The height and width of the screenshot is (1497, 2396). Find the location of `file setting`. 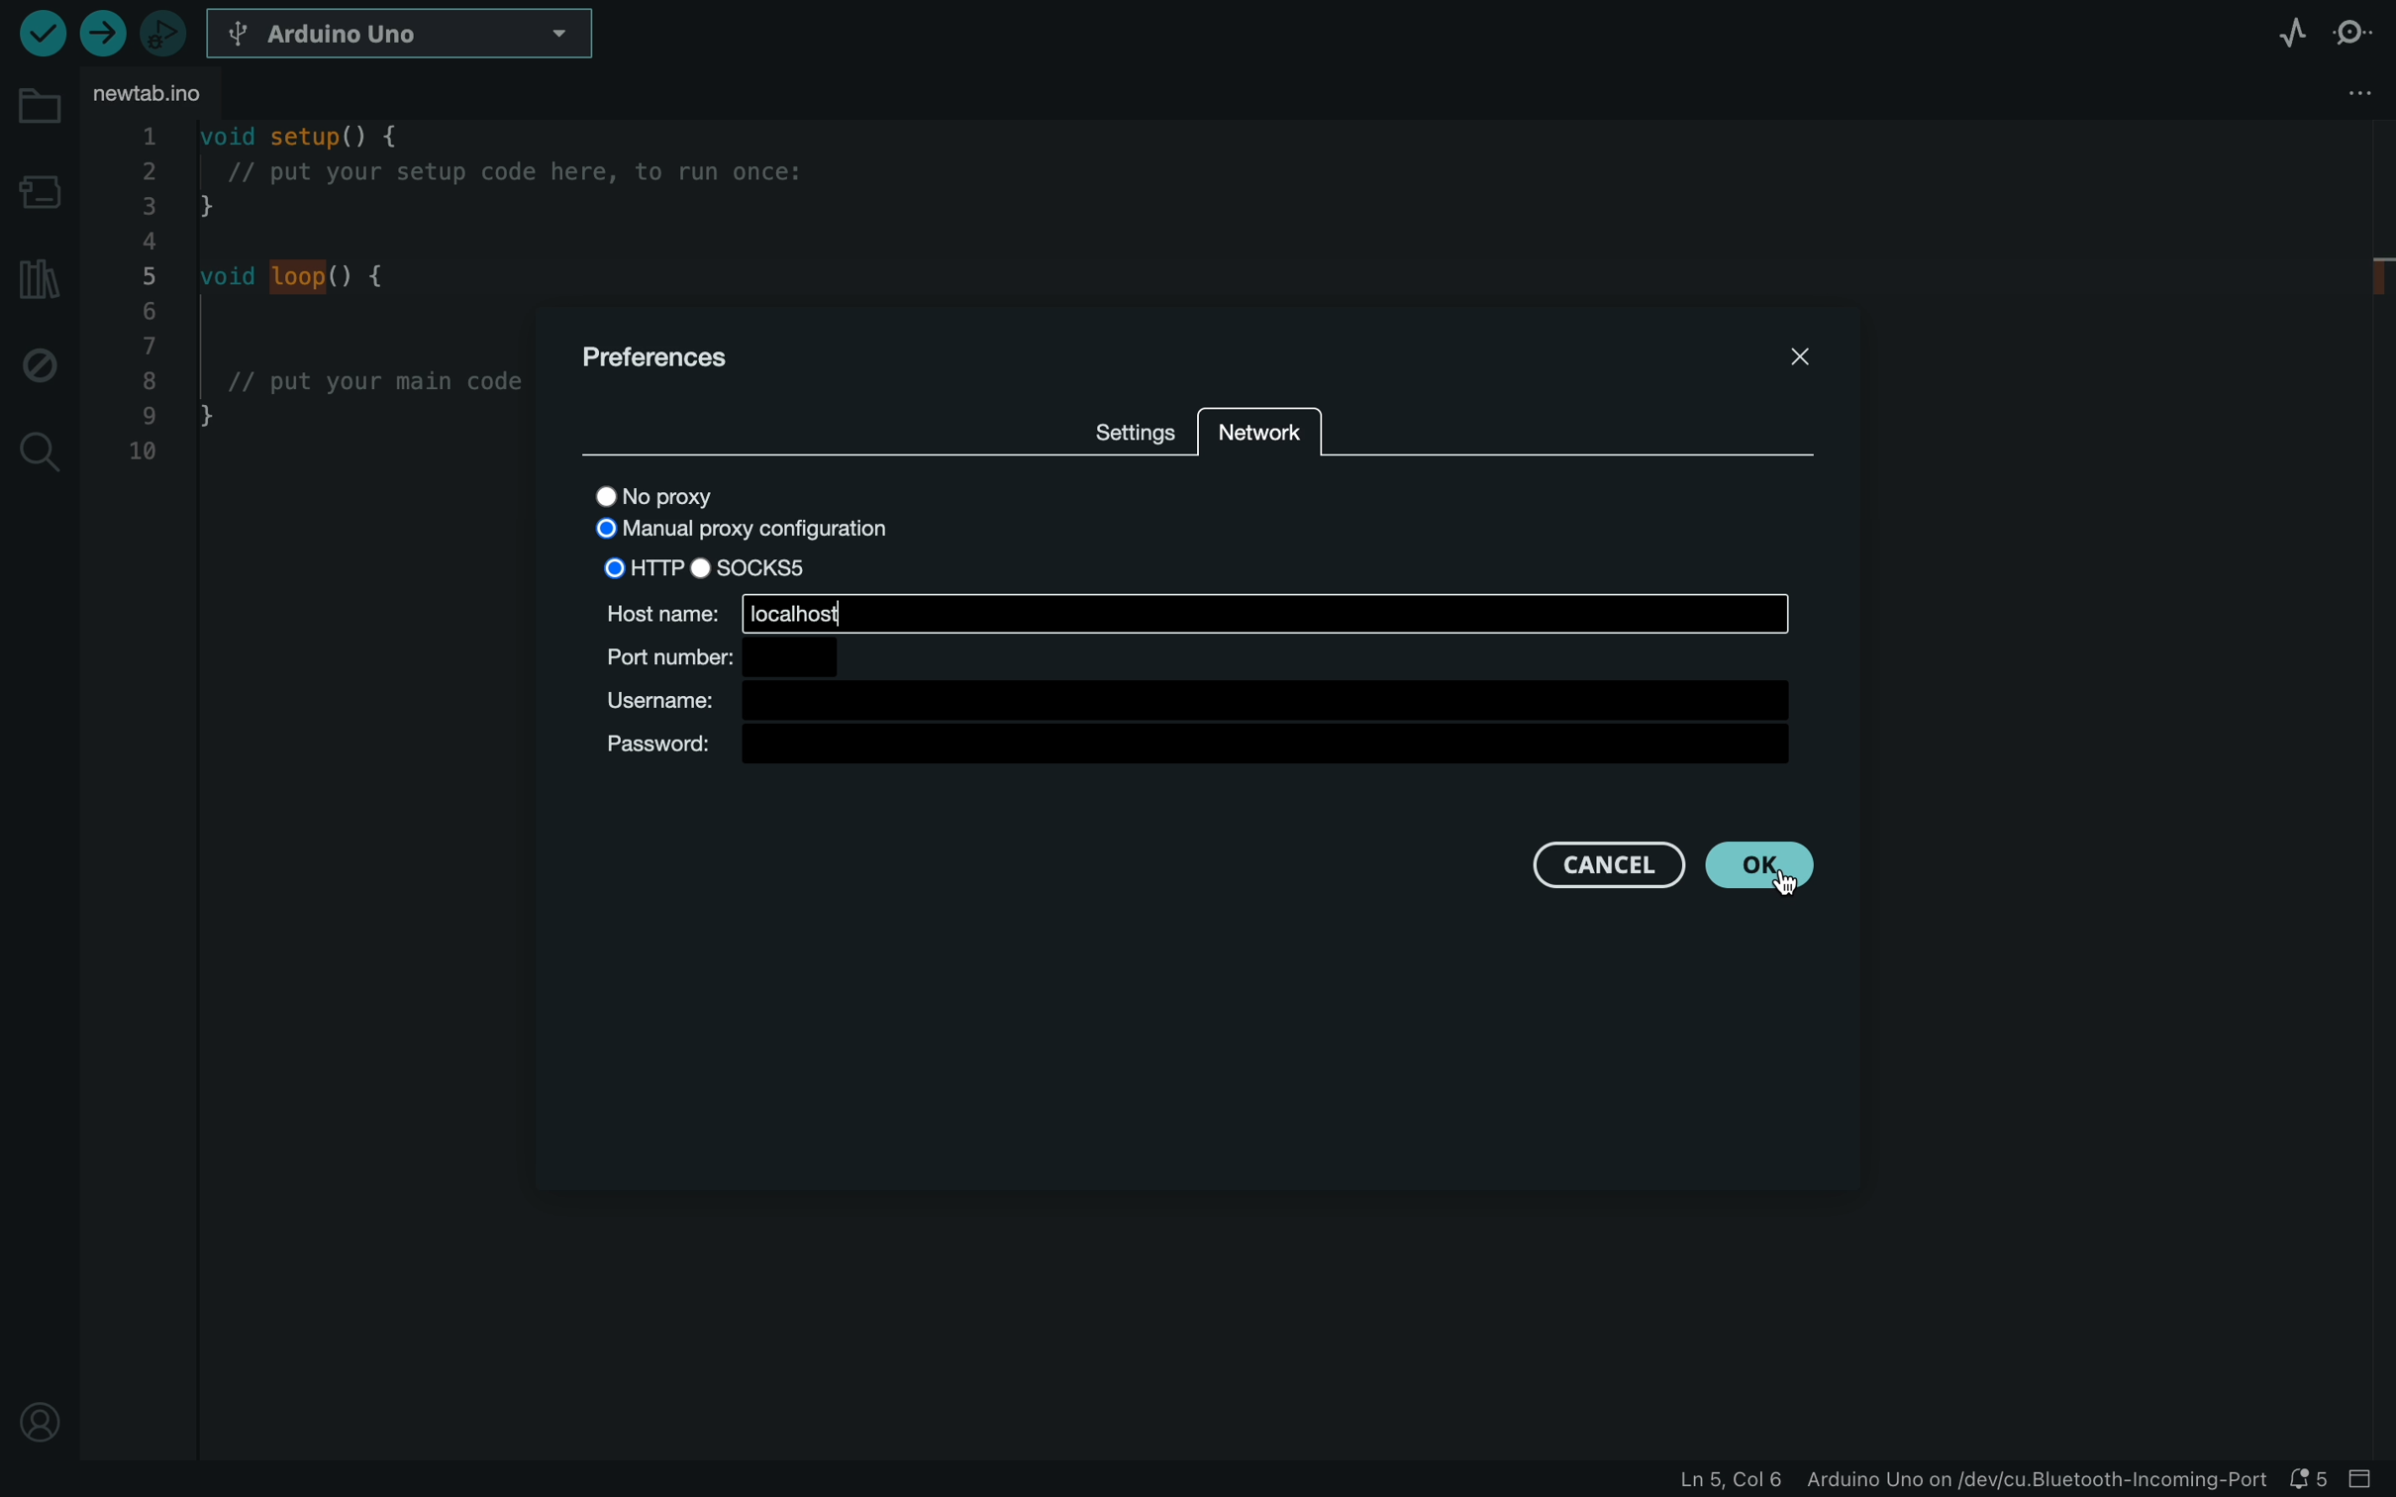

file setting is located at coordinates (2316, 92).